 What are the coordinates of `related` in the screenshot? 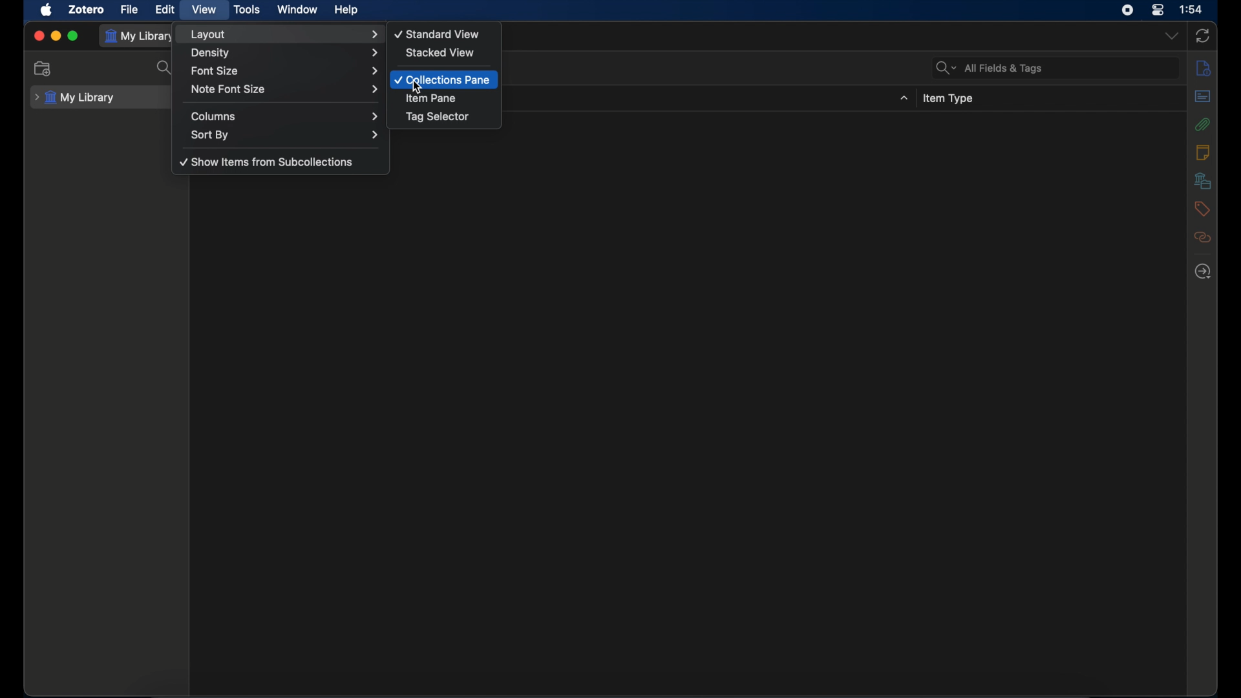 It's located at (1203, 238).